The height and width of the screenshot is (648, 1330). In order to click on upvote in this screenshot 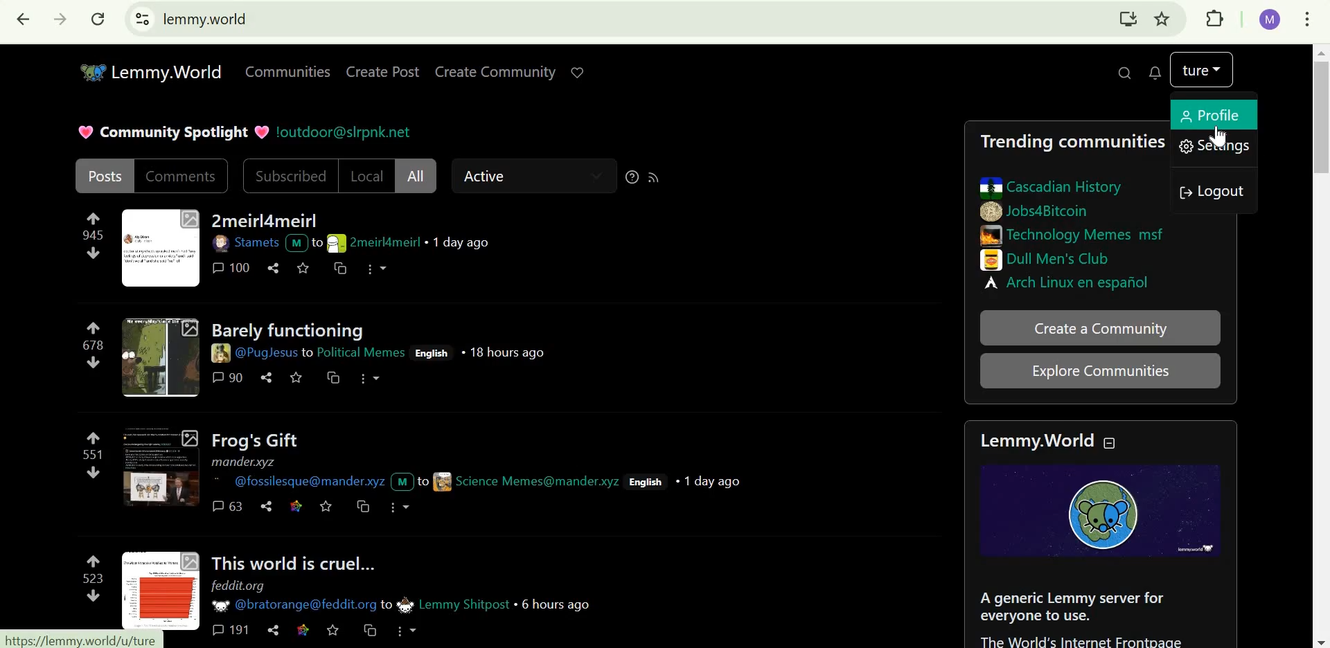, I will do `click(95, 326)`.